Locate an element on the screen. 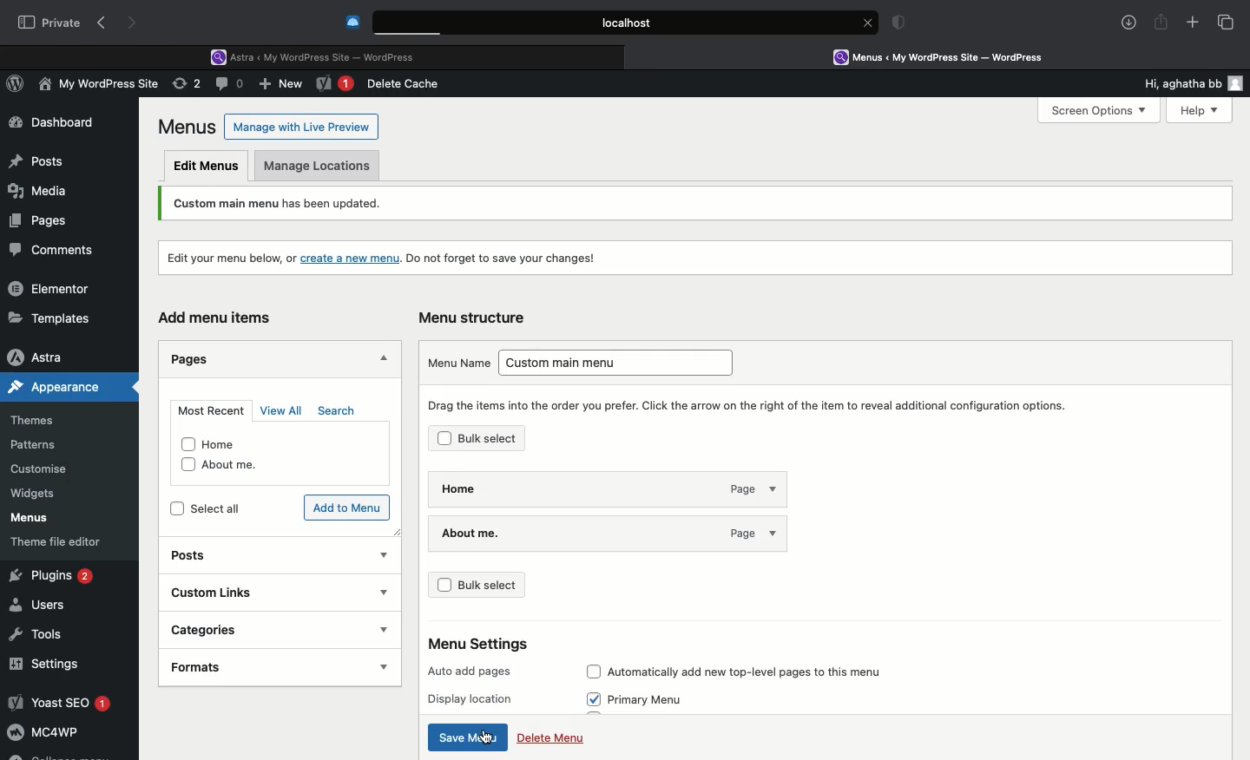 This screenshot has width=1250, height=760. Auto add pages is located at coordinates (475, 672).